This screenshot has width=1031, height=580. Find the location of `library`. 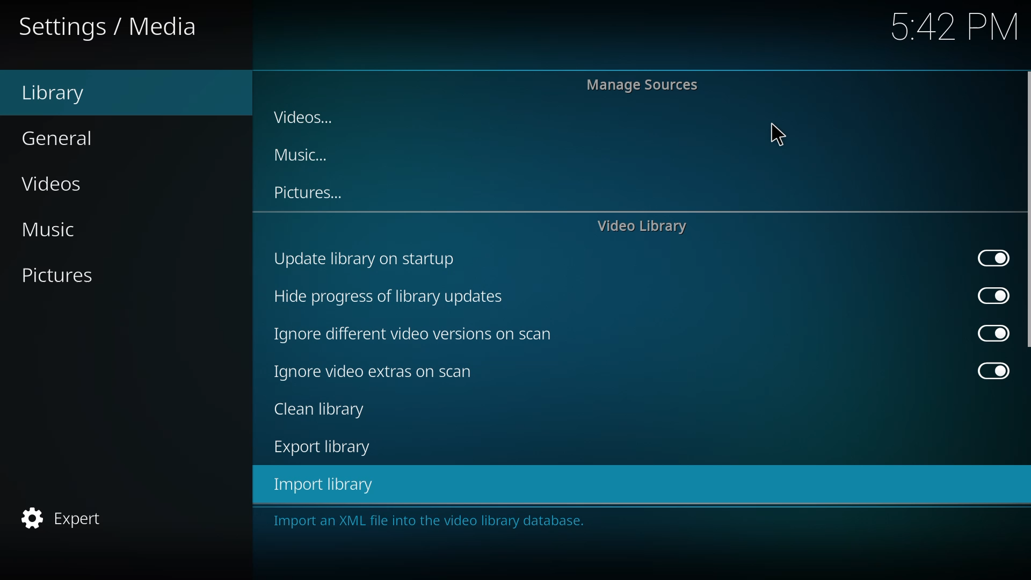

library is located at coordinates (57, 93).